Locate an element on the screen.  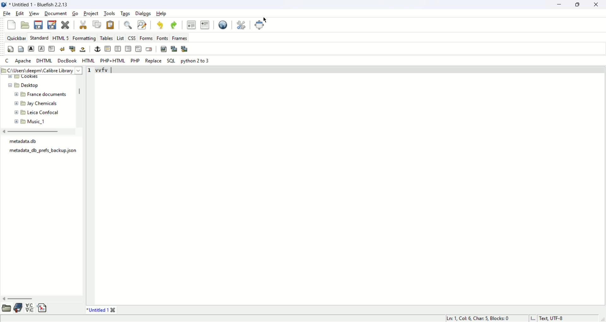
indent is located at coordinates (205, 25).